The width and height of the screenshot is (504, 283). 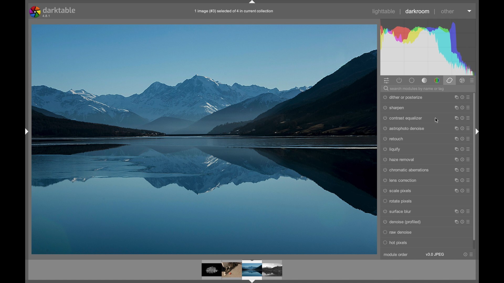 I want to click on darkroom, so click(x=417, y=11).